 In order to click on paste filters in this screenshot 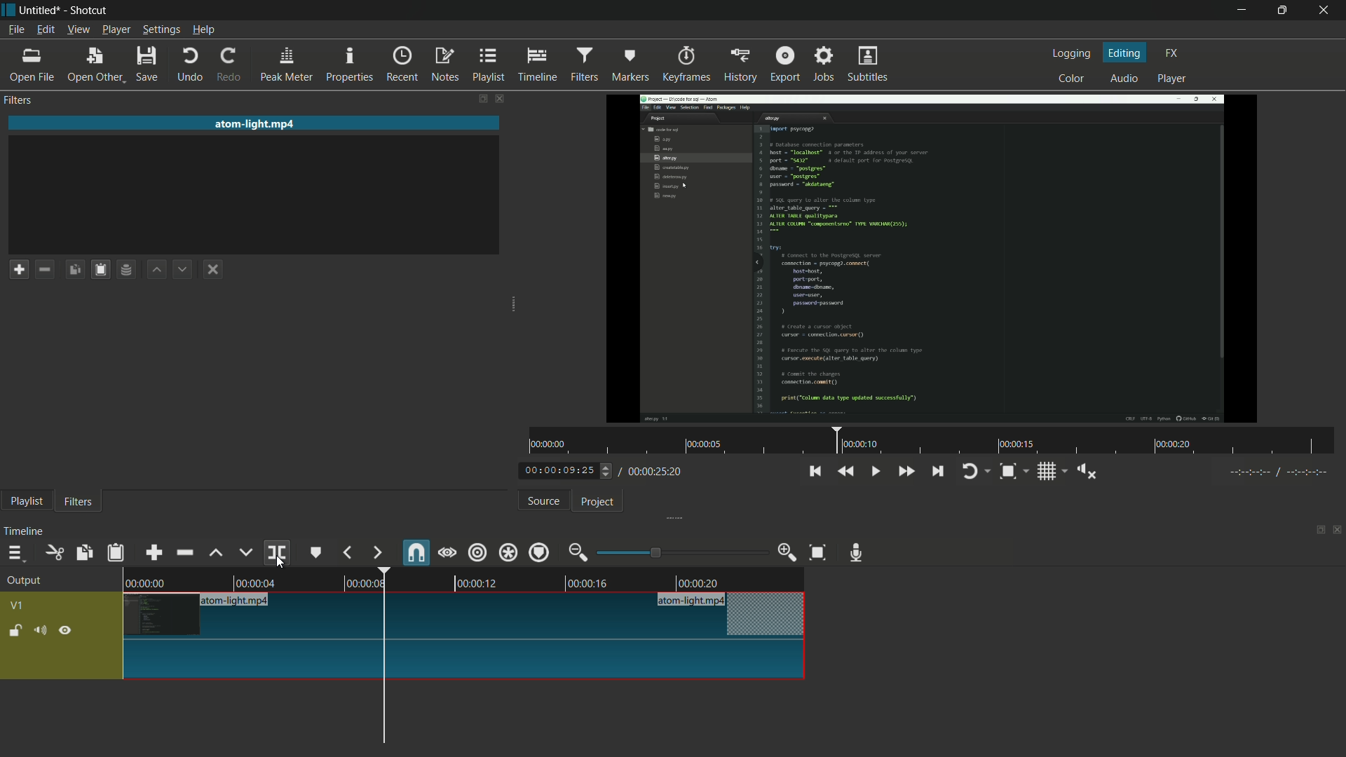, I will do `click(117, 552)`.